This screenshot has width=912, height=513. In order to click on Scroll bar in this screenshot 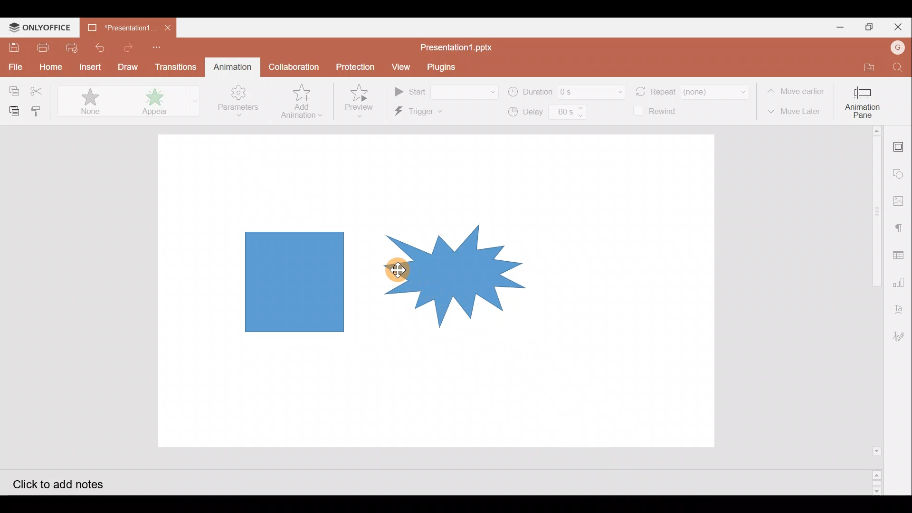, I will do `click(873, 310)`.